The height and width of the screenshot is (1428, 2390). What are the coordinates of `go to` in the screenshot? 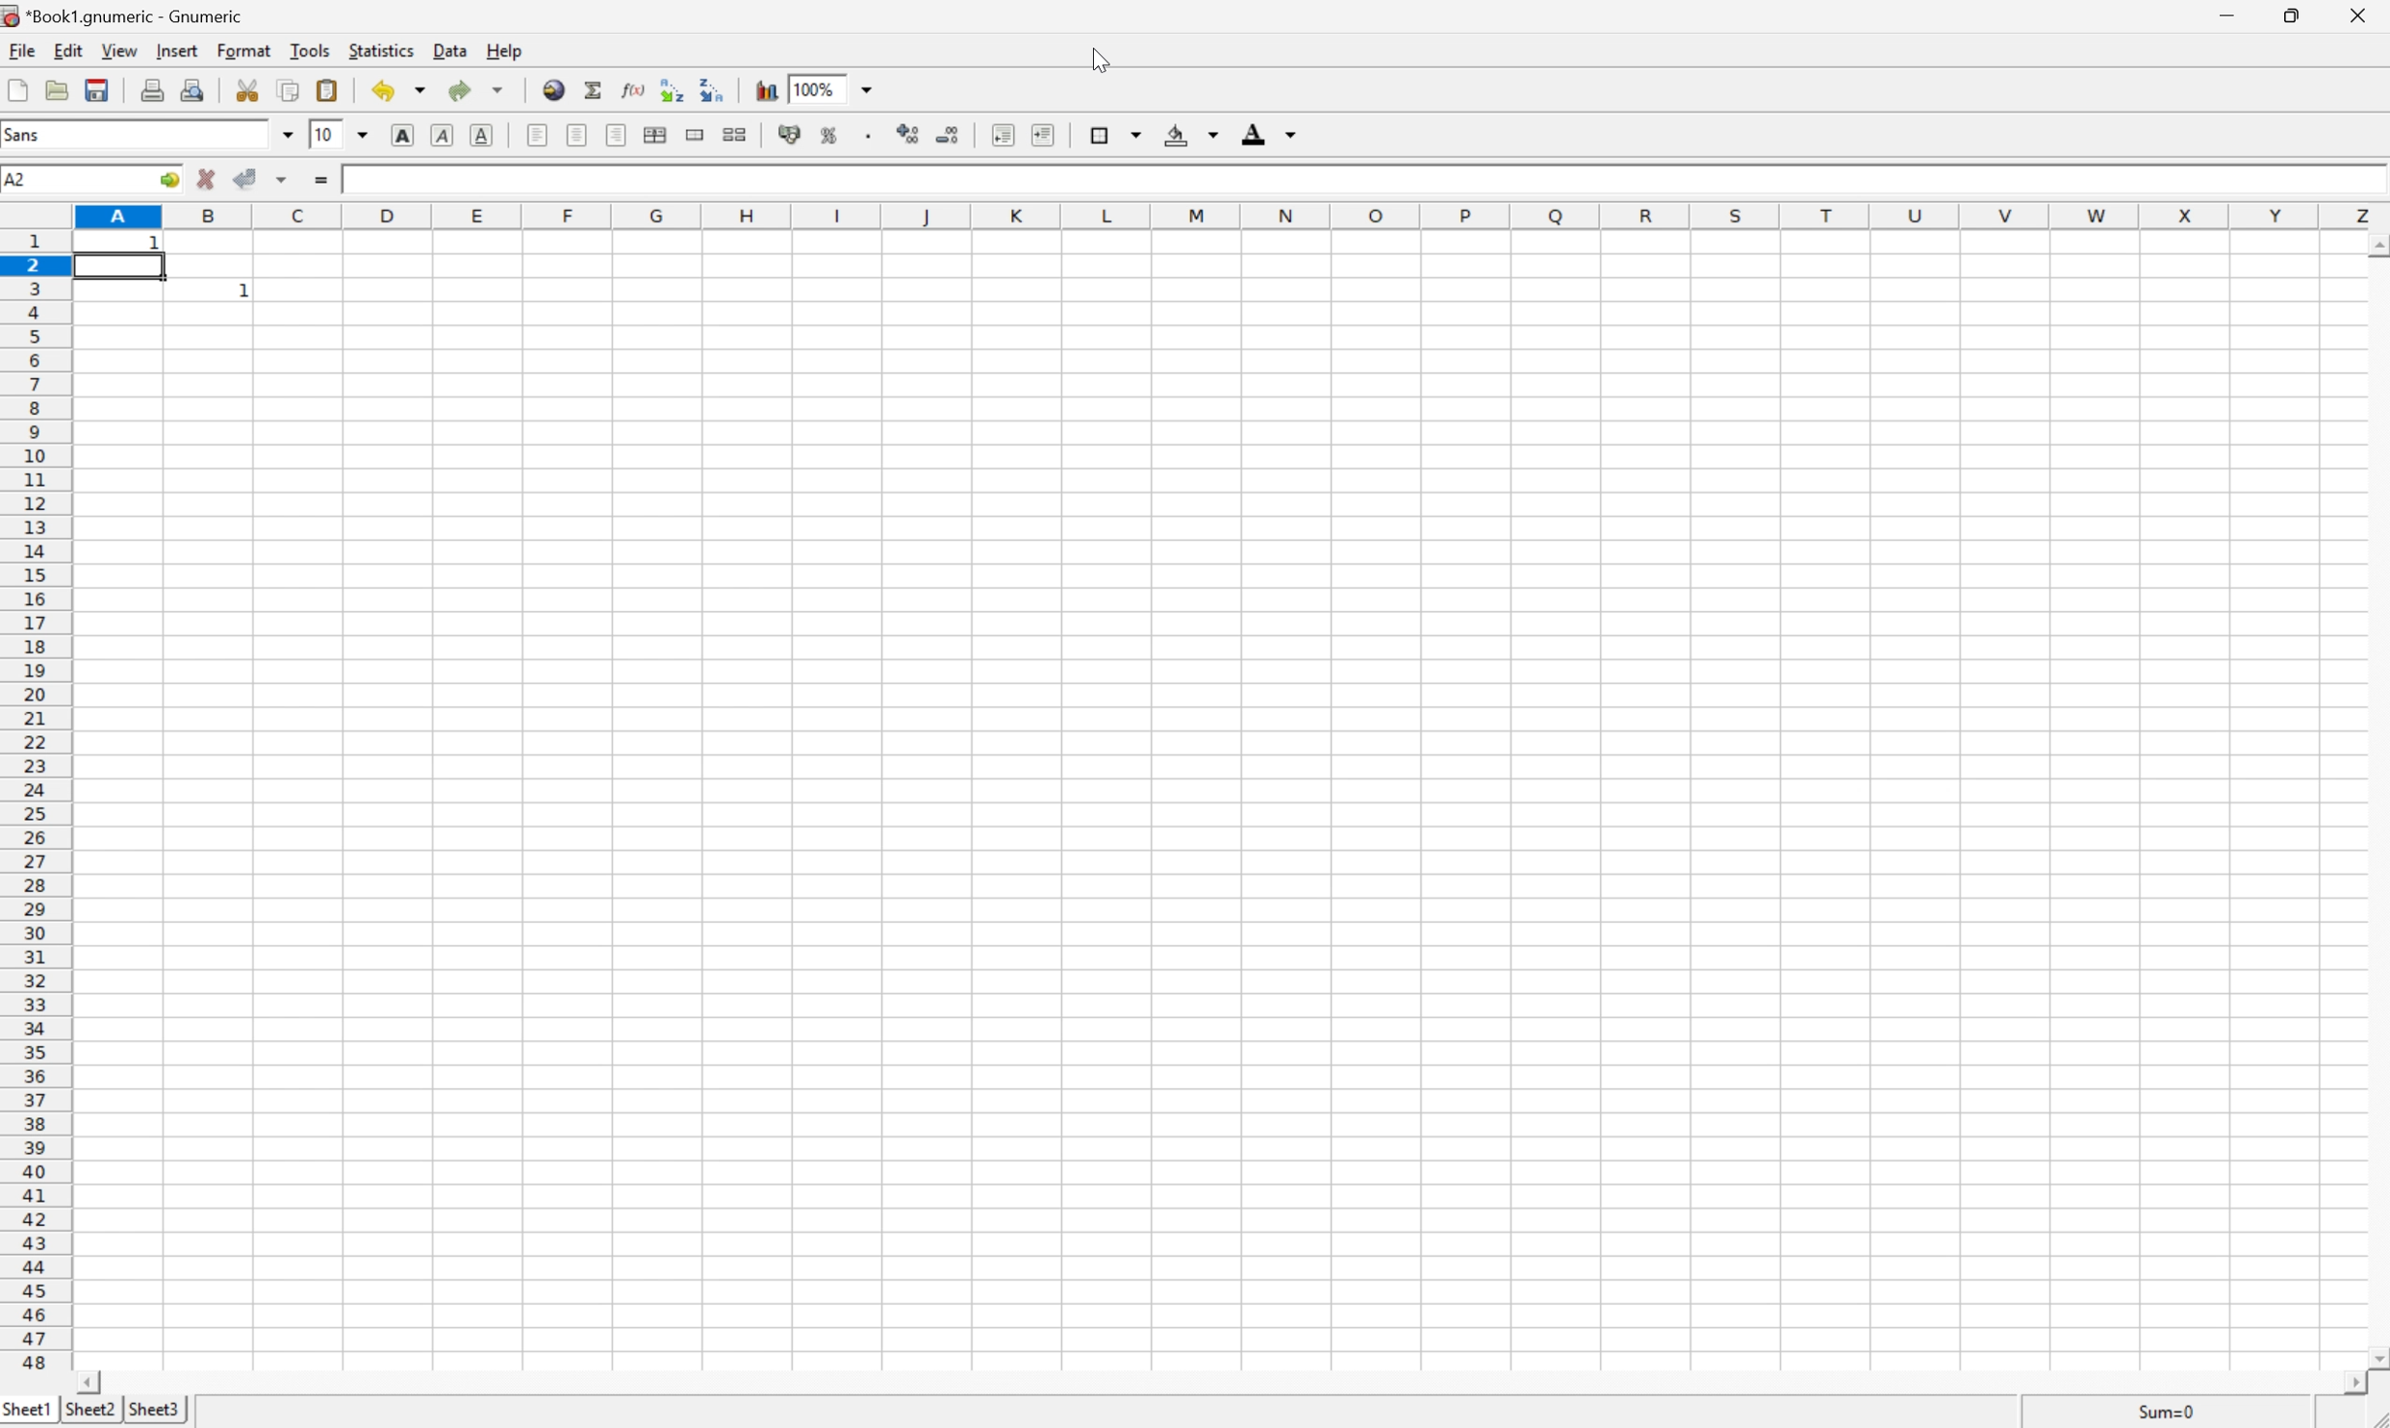 It's located at (169, 180).